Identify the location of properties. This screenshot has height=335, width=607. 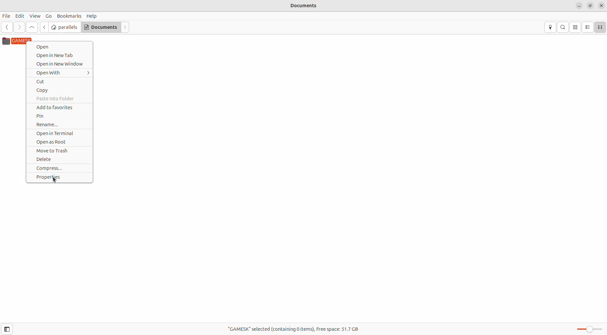
(60, 177).